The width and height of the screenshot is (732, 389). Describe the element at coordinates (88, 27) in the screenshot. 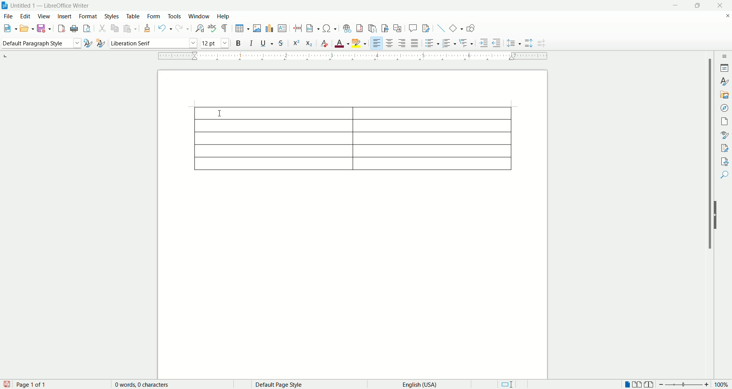

I see `print preview` at that location.